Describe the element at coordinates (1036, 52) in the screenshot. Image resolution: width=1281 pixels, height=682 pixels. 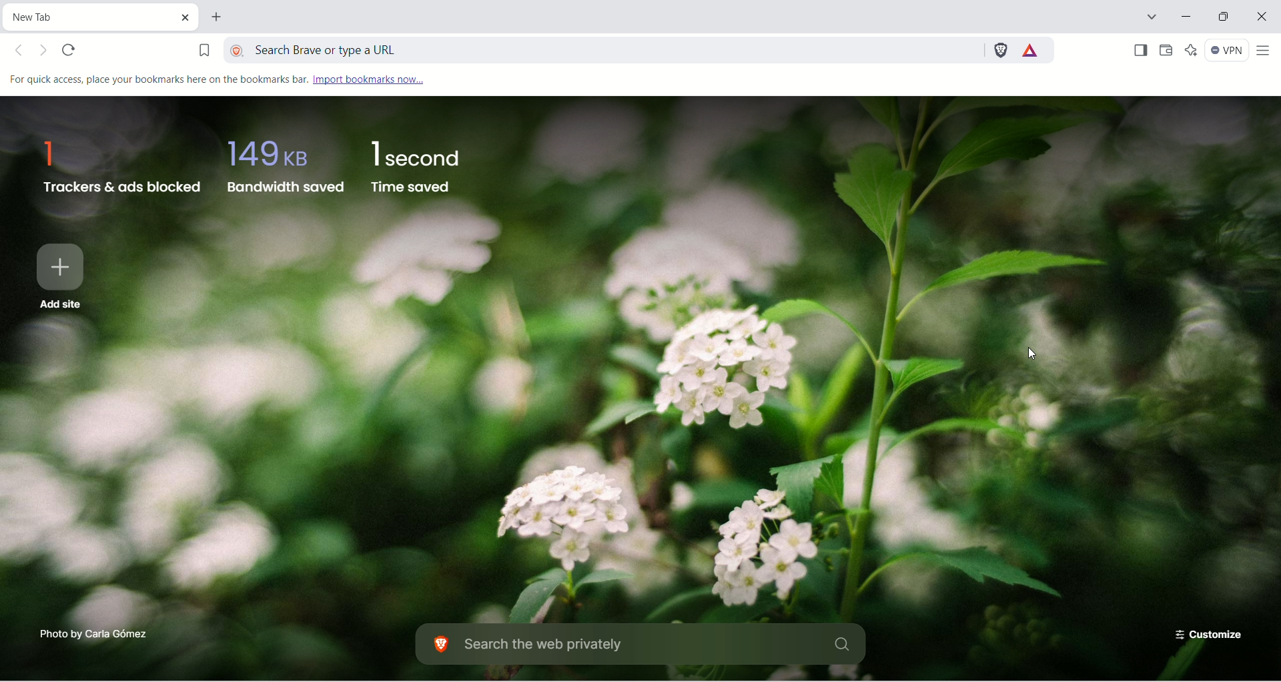
I see `rewards` at that location.